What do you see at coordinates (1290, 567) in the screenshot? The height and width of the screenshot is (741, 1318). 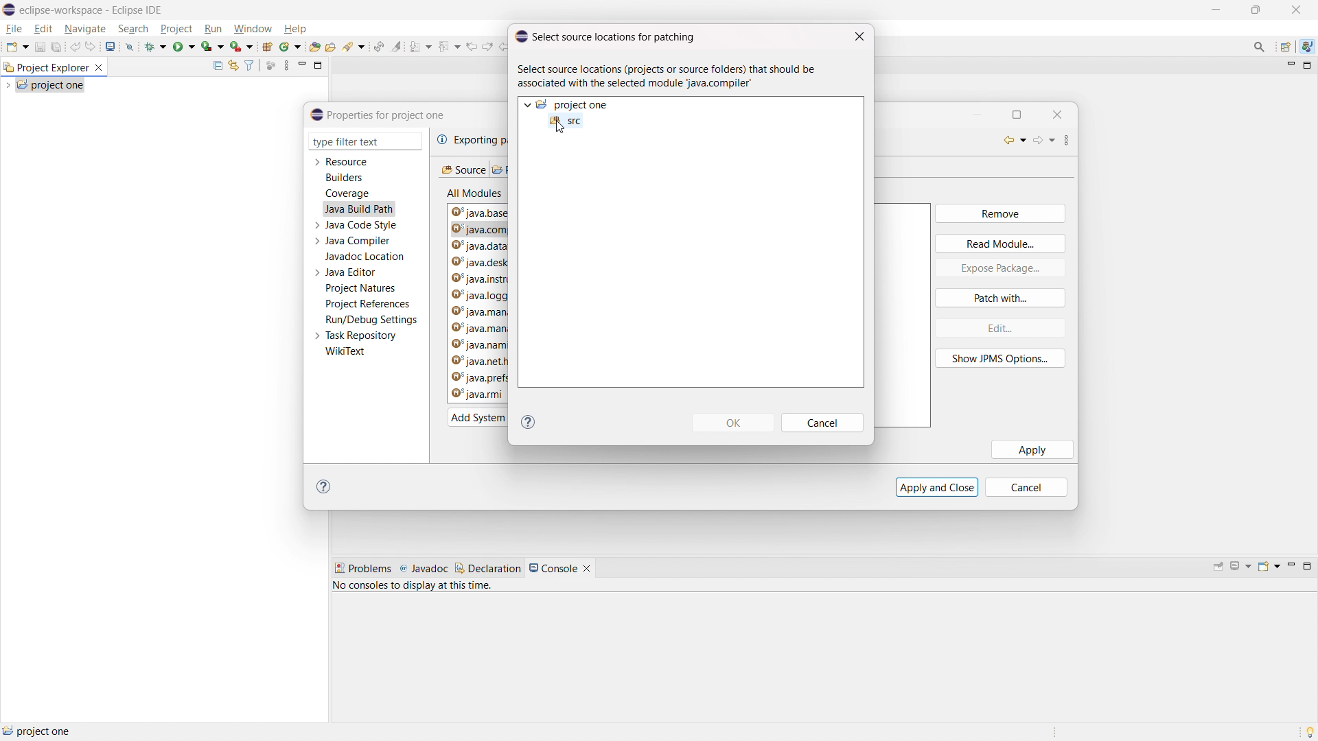 I see `minimize` at bounding box center [1290, 567].